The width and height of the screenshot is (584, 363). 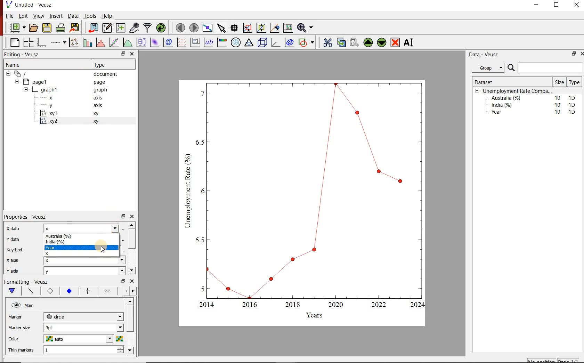 I want to click on plot 2d datasets as image, so click(x=154, y=42).